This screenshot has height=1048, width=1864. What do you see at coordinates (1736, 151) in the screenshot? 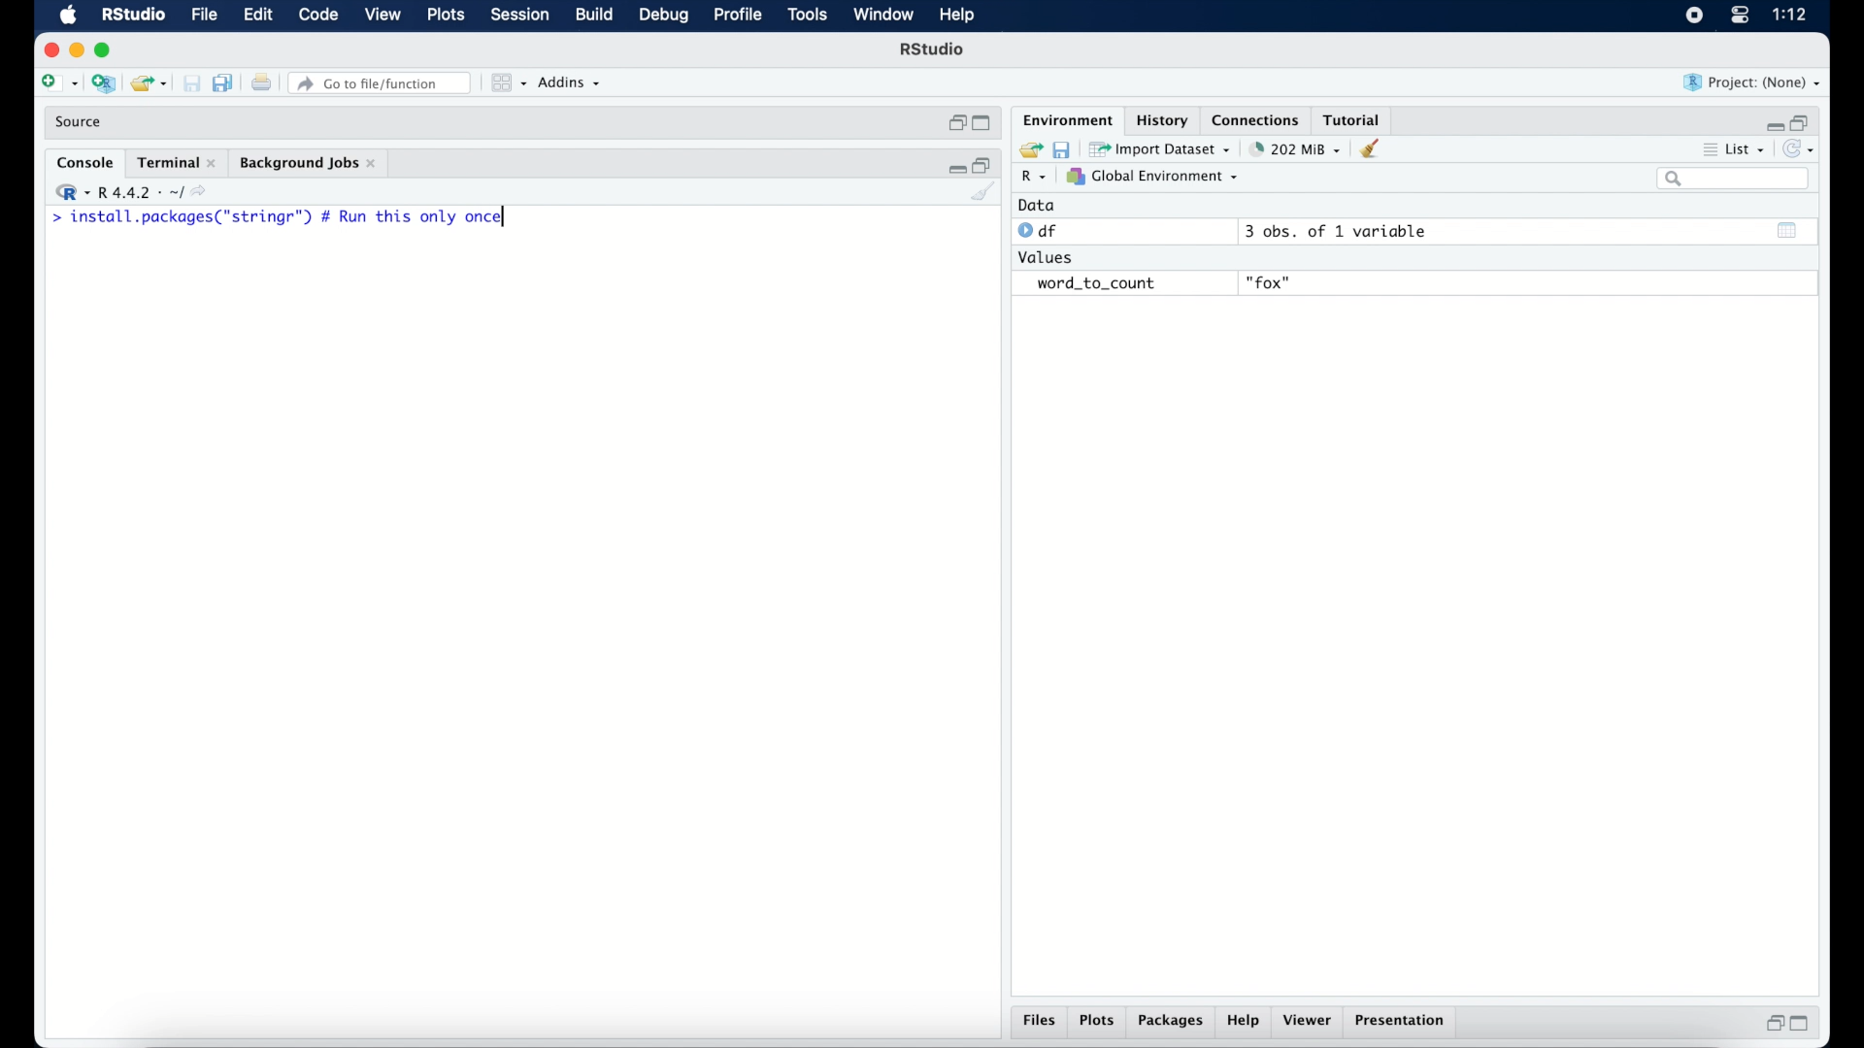
I see `list` at bounding box center [1736, 151].